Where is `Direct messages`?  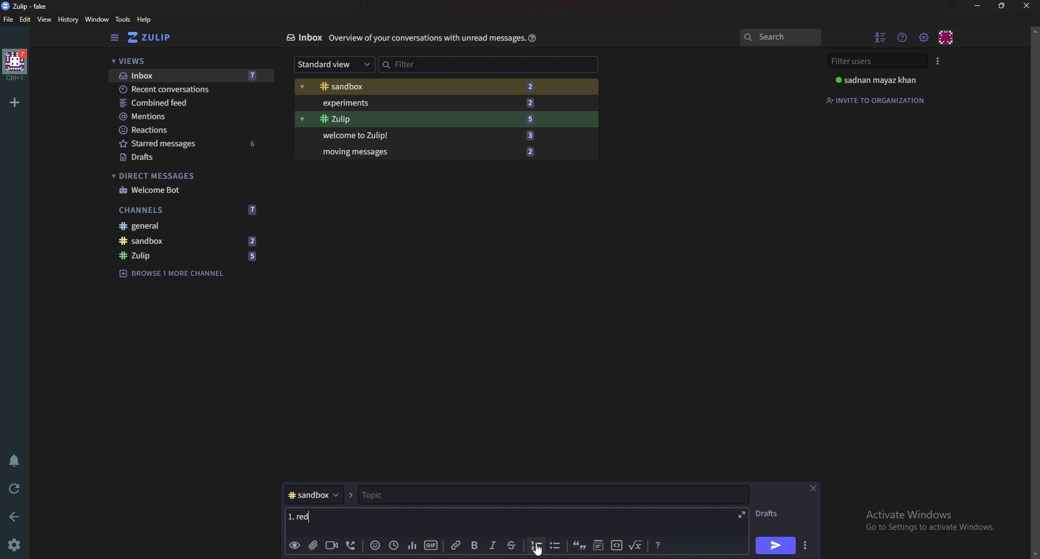 Direct messages is located at coordinates (184, 176).